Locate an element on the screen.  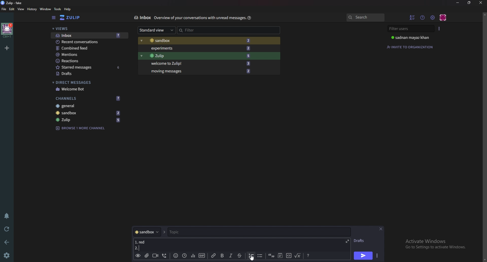
User list style is located at coordinates (440, 28).